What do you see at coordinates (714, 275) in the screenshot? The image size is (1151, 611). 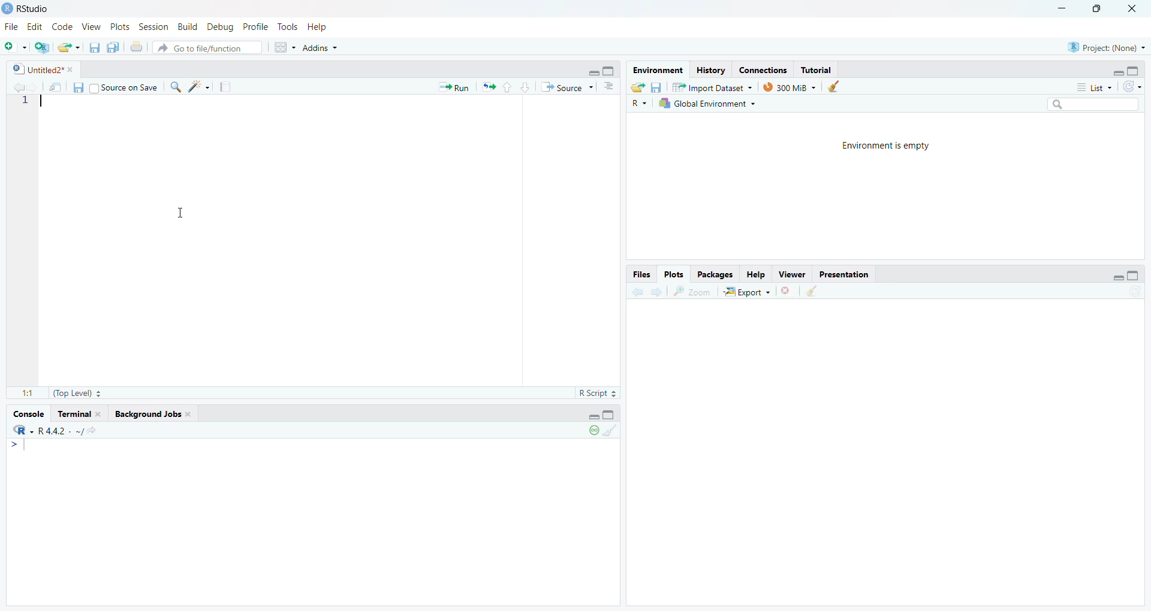 I see `Packages` at bounding box center [714, 275].